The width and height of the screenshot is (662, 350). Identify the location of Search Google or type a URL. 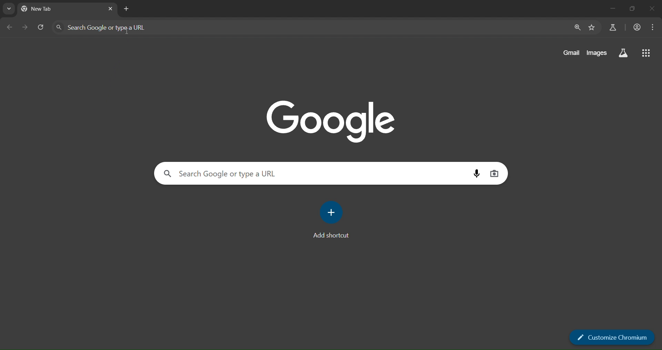
(314, 173).